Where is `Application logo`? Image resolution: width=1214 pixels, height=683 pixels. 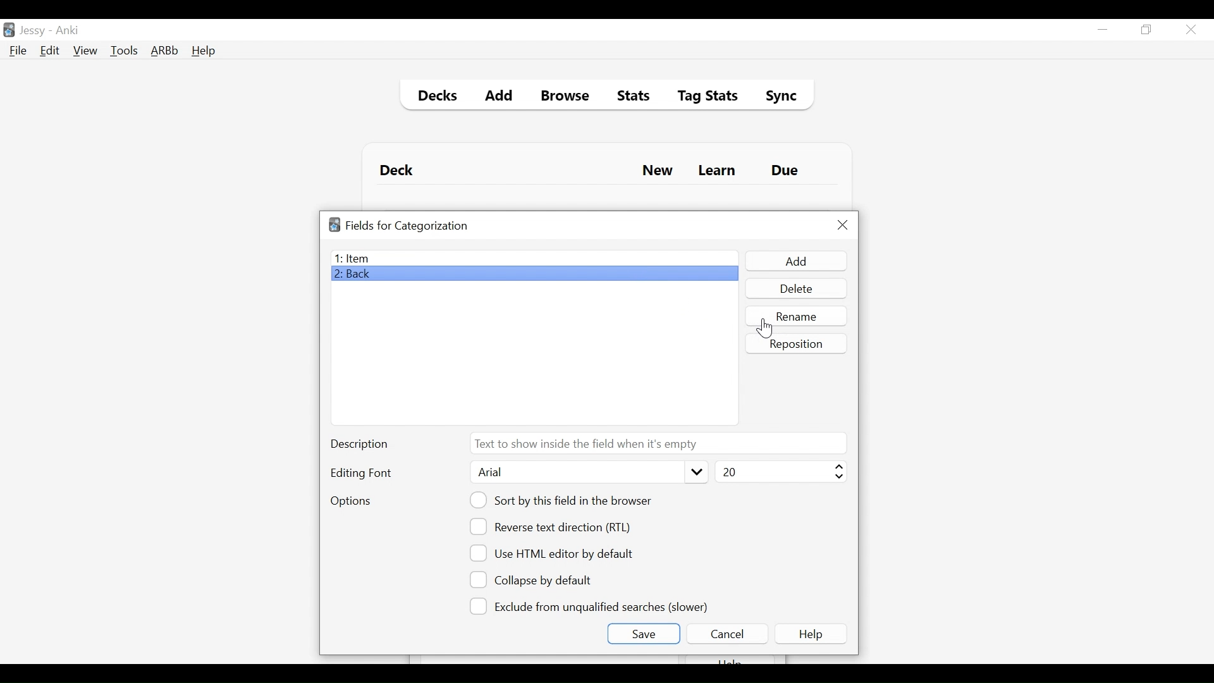
Application logo is located at coordinates (334, 225).